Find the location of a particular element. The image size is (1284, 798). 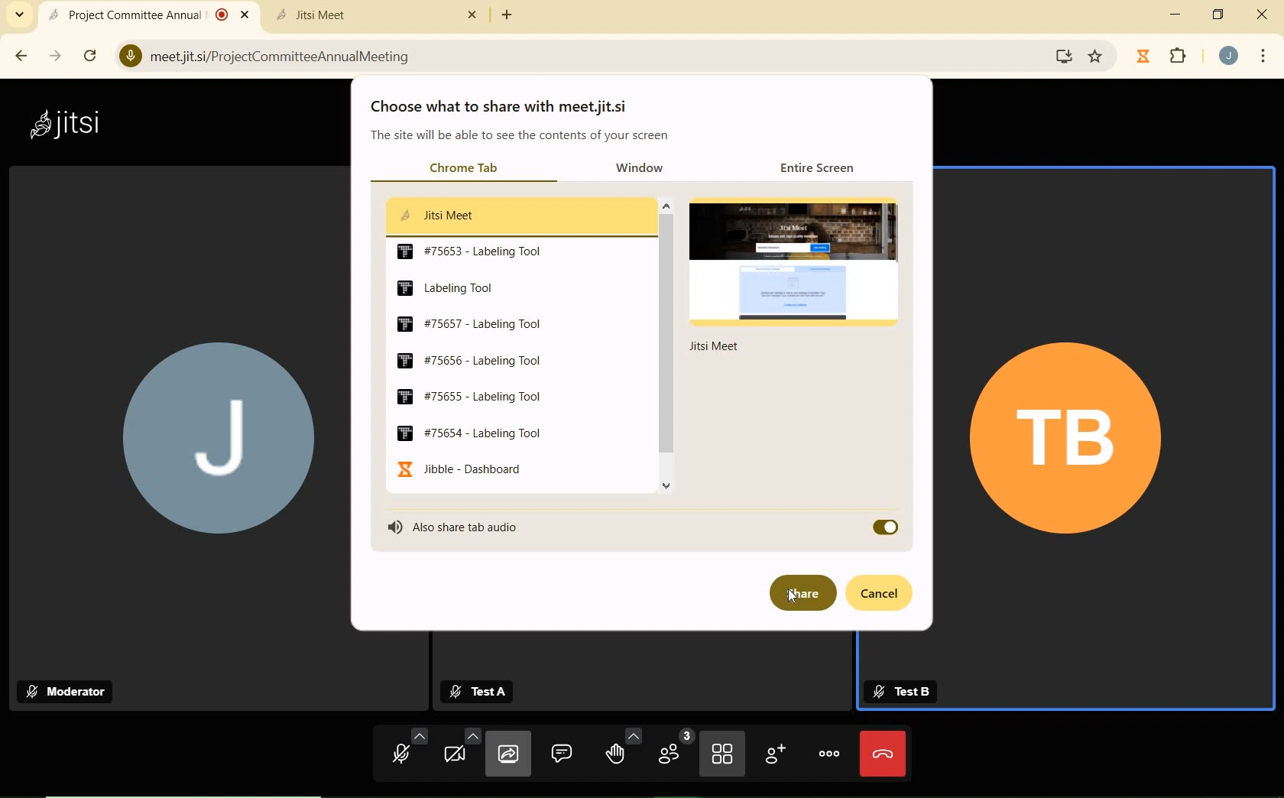

share is located at coordinates (800, 593).